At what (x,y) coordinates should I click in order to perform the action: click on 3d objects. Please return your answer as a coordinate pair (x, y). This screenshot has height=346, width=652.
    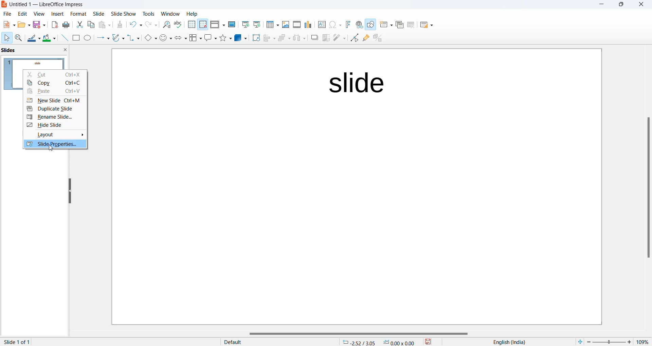
    Looking at the image, I should click on (241, 38).